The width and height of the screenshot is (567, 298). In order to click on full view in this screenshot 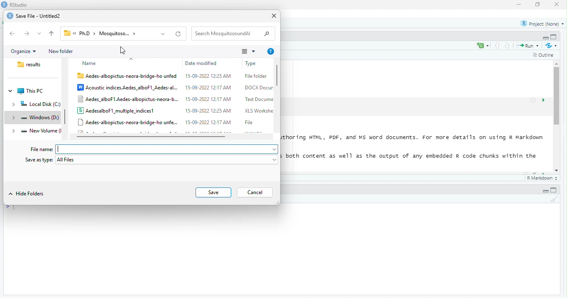, I will do `click(554, 37)`.